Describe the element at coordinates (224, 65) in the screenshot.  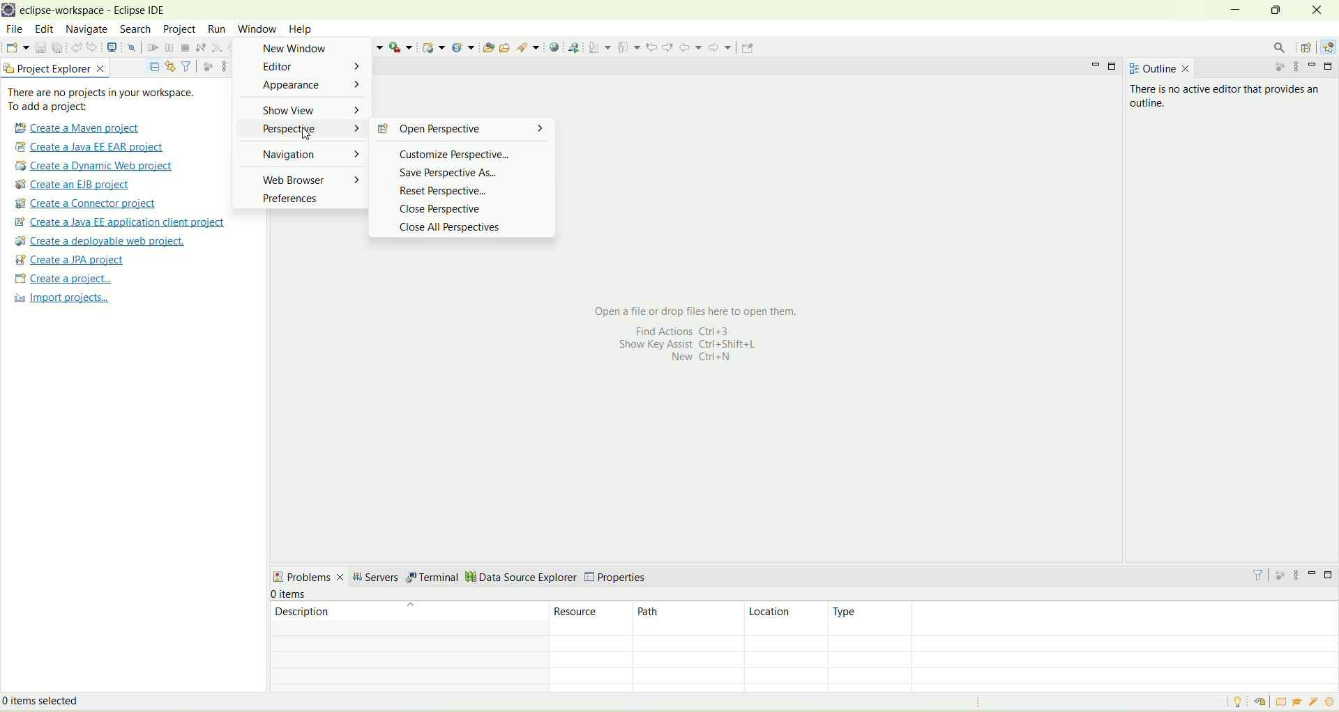
I see `view menu` at that location.